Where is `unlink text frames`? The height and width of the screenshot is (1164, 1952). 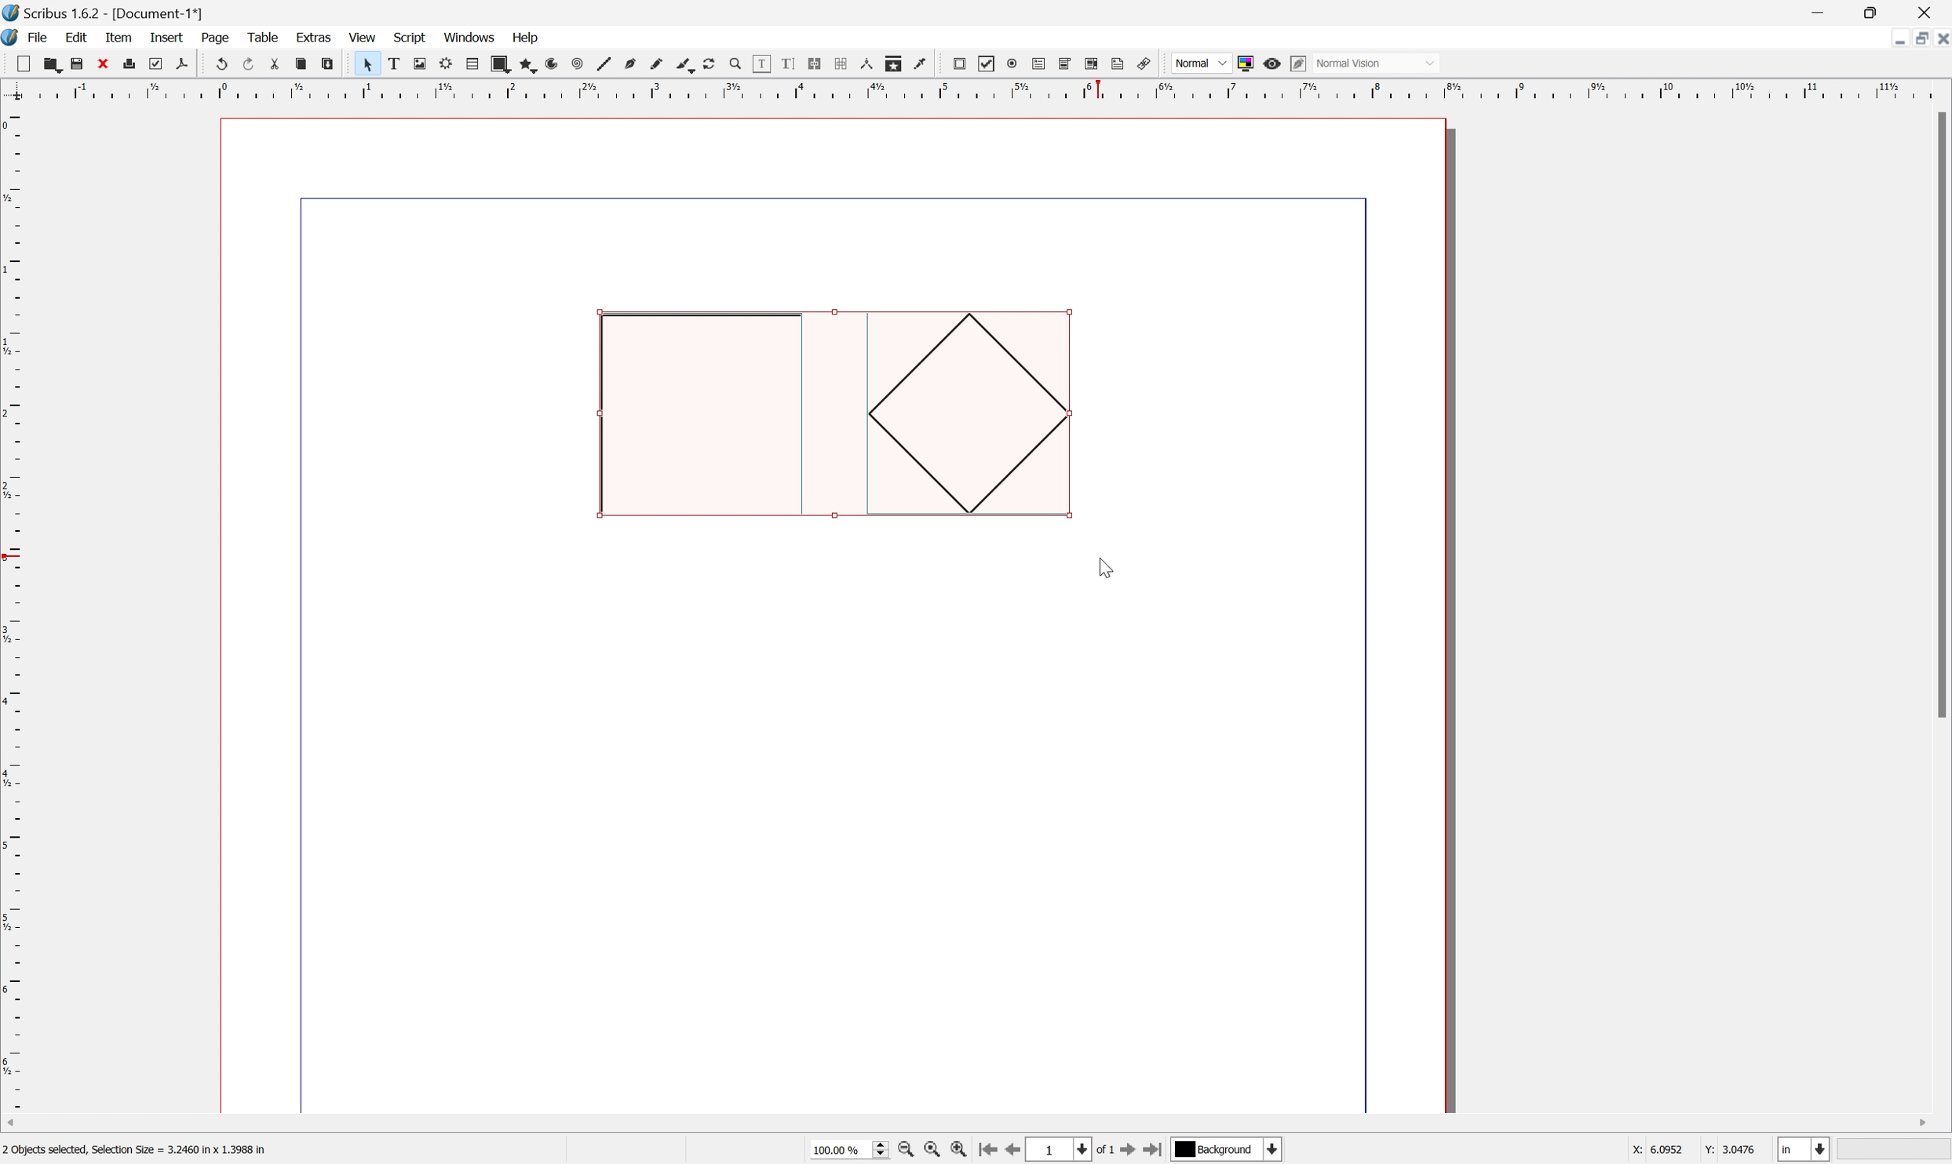
unlink text frames is located at coordinates (838, 64).